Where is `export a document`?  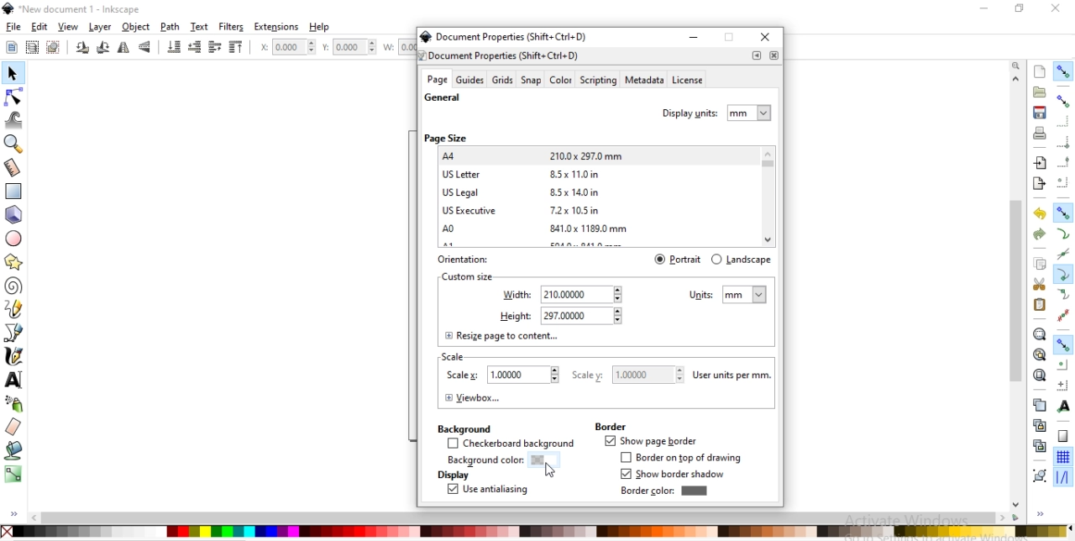
export a document is located at coordinates (1039, 184).